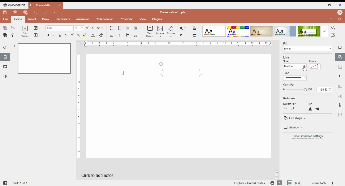 The height and width of the screenshot is (186, 345). What do you see at coordinates (277, 178) in the screenshot?
I see `scroll down` at bounding box center [277, 178].